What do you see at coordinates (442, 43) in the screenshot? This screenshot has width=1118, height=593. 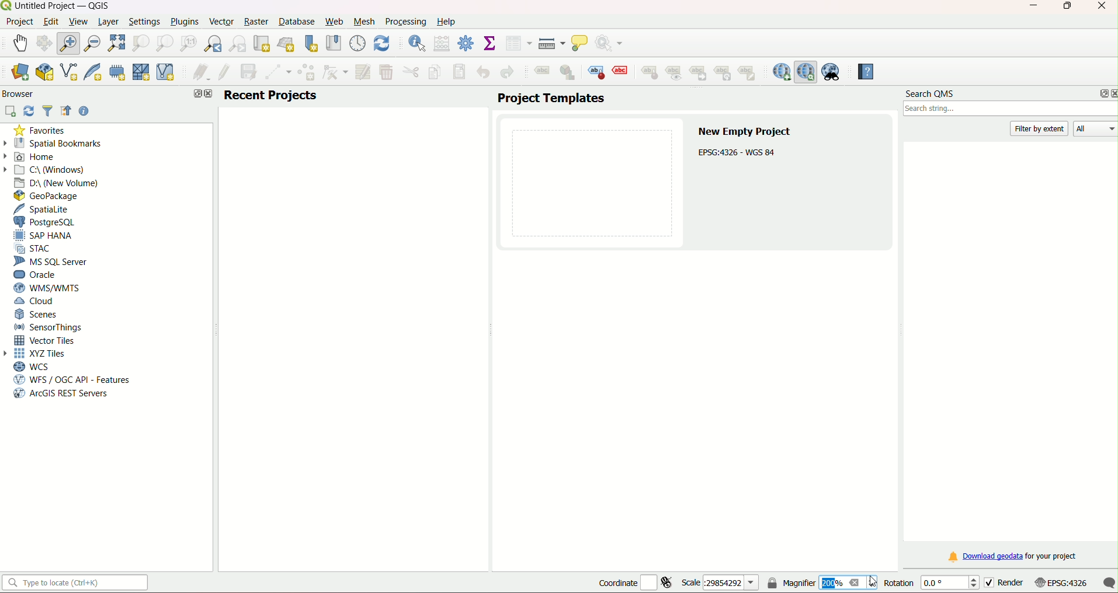 I see `open field calculator` at bounding box center [442, 43].